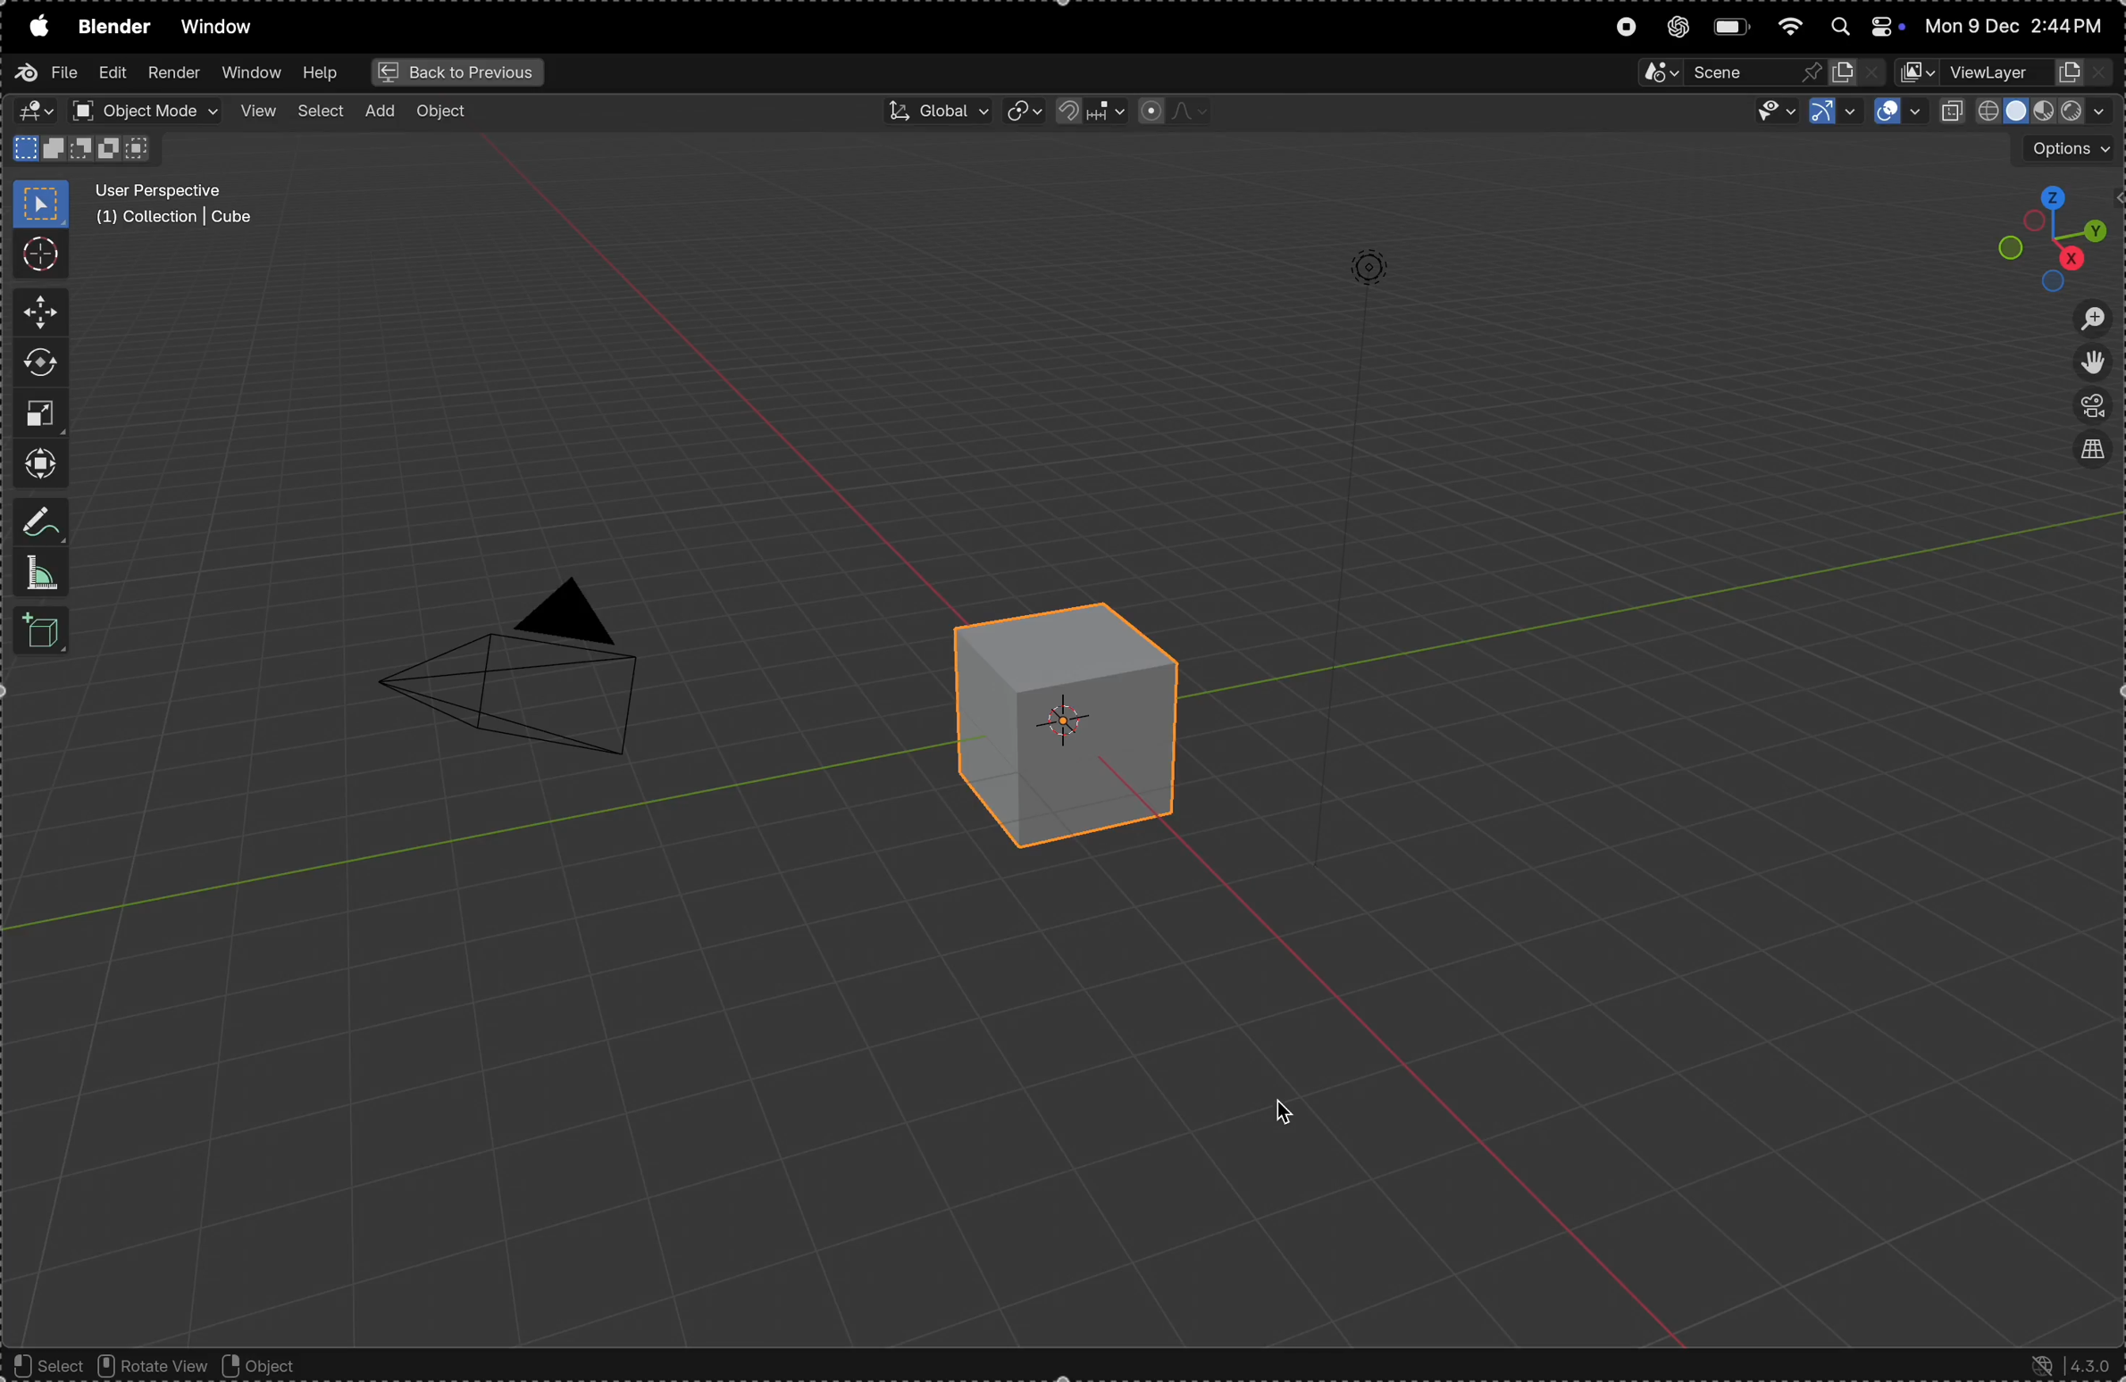 Image resolution: width=2126 pixels, height=1382 pixels. Describe the element at coordinates (1084, 112) in the screenshot. I see `snap` at that location.